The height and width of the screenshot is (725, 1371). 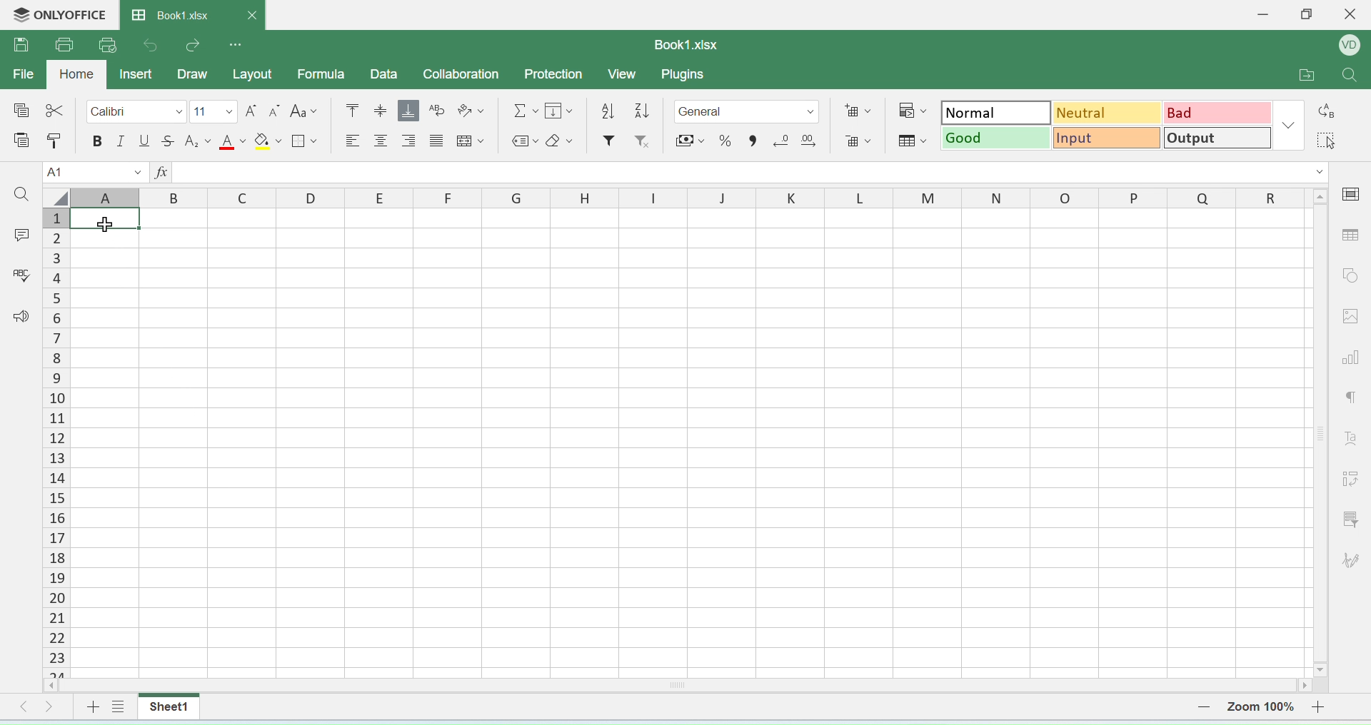 I want to click on view sheet, so click(x=120, y=714).